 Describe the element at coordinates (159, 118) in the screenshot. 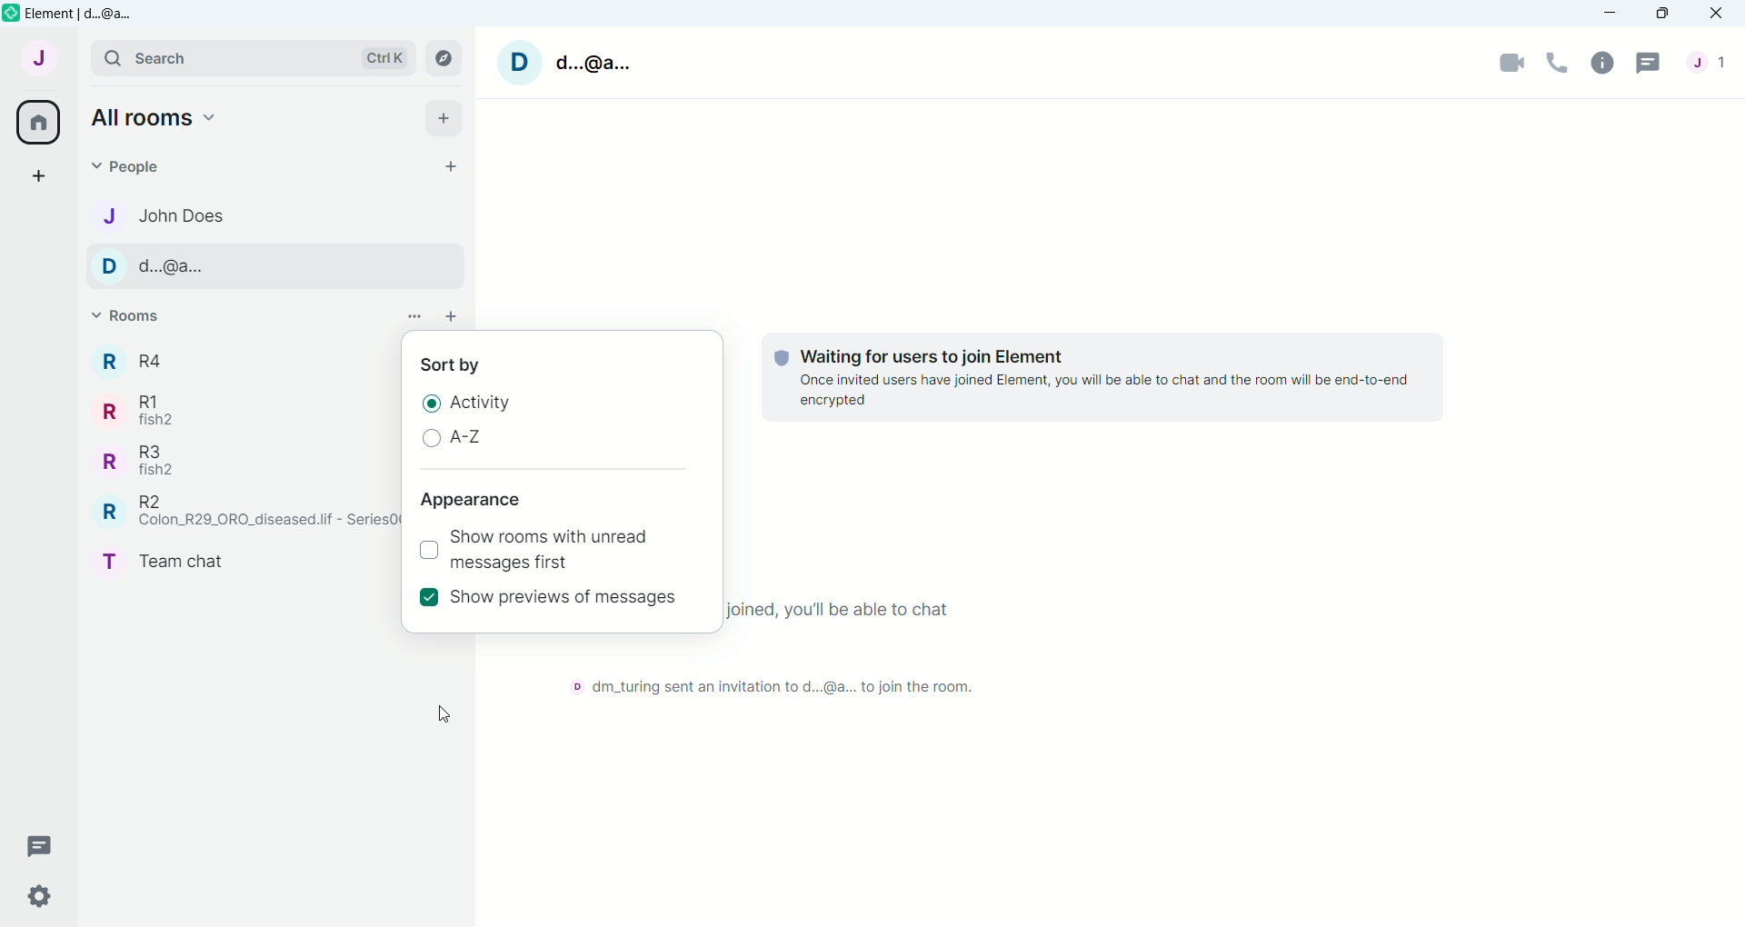

I see `Home Options` at that location.